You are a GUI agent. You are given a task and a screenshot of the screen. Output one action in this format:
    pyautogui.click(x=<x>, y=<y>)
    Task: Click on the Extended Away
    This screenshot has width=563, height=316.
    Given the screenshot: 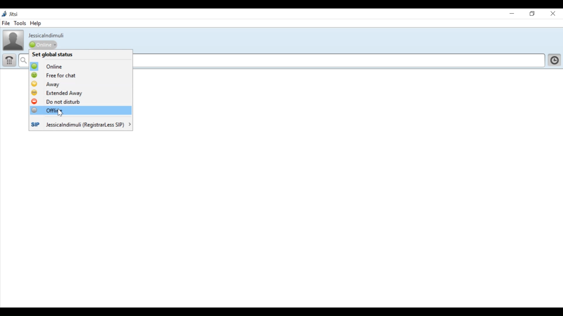 What is the action you would take?
    pyautogui.click(x=81, y=94)
    